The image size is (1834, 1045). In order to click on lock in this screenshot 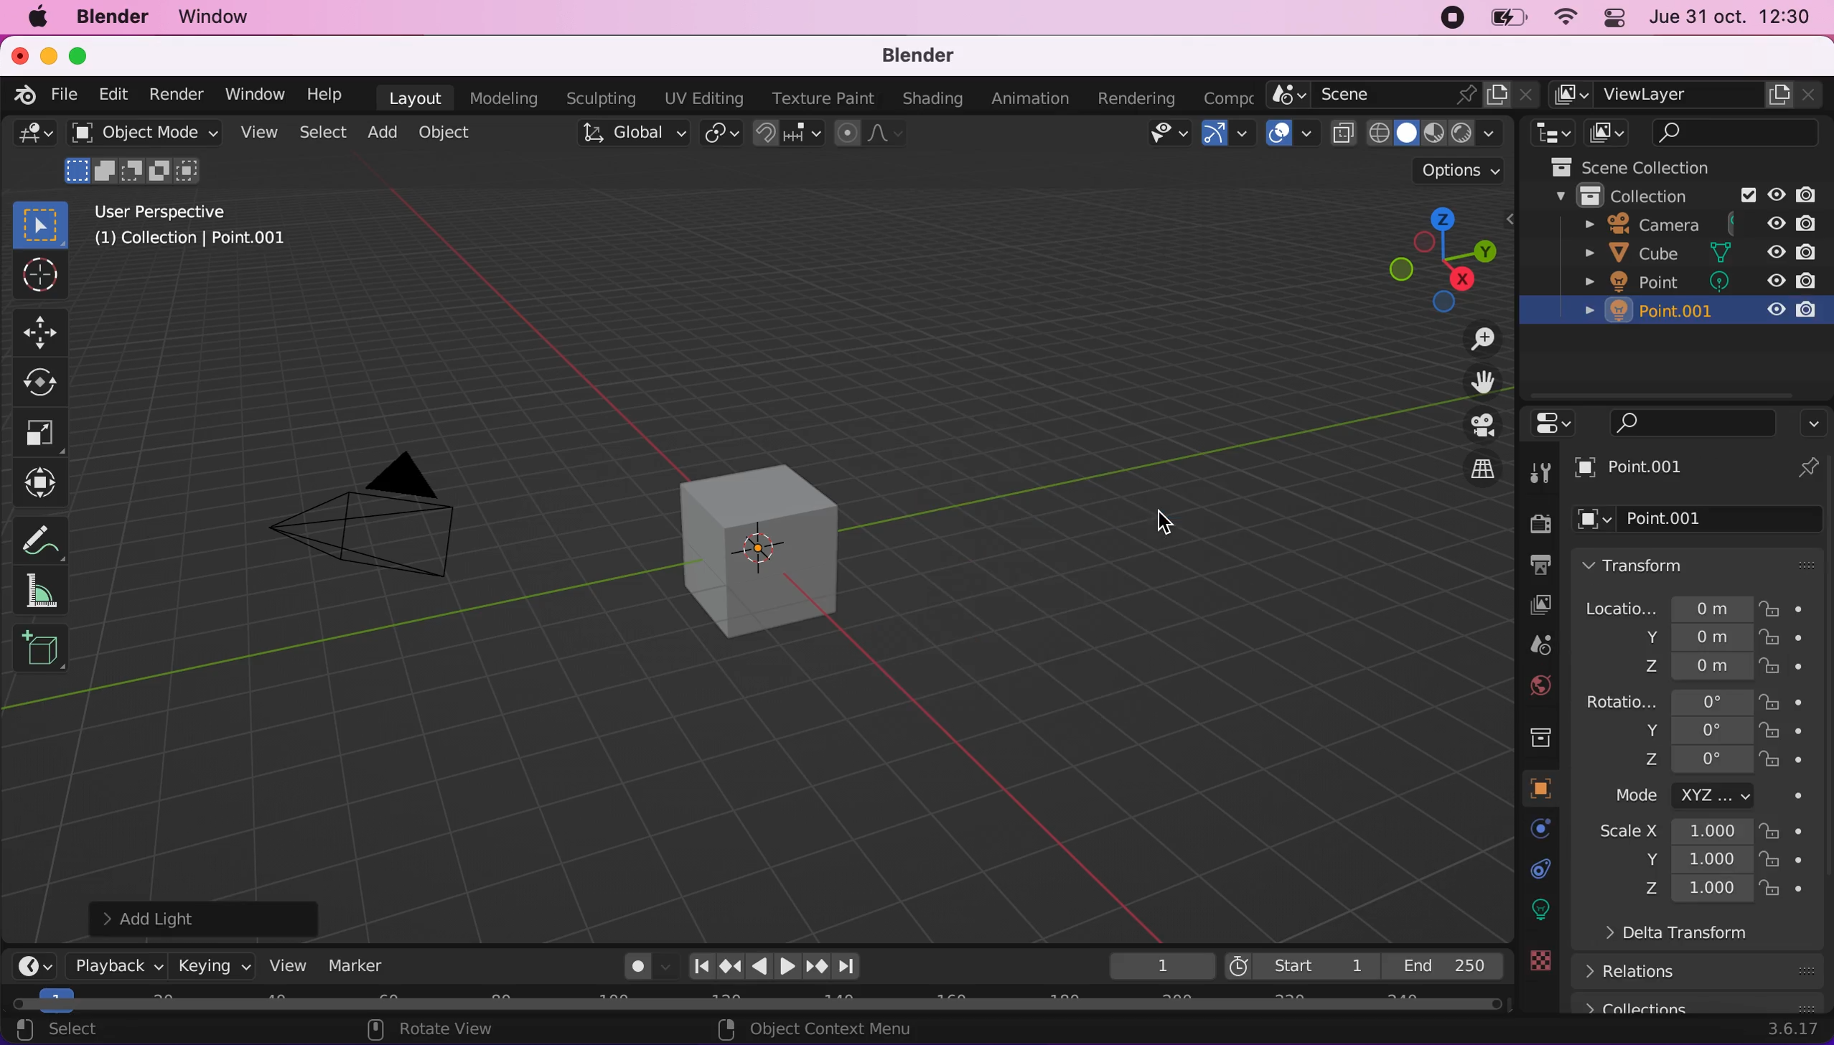, I will do `click(1789, 831)`.